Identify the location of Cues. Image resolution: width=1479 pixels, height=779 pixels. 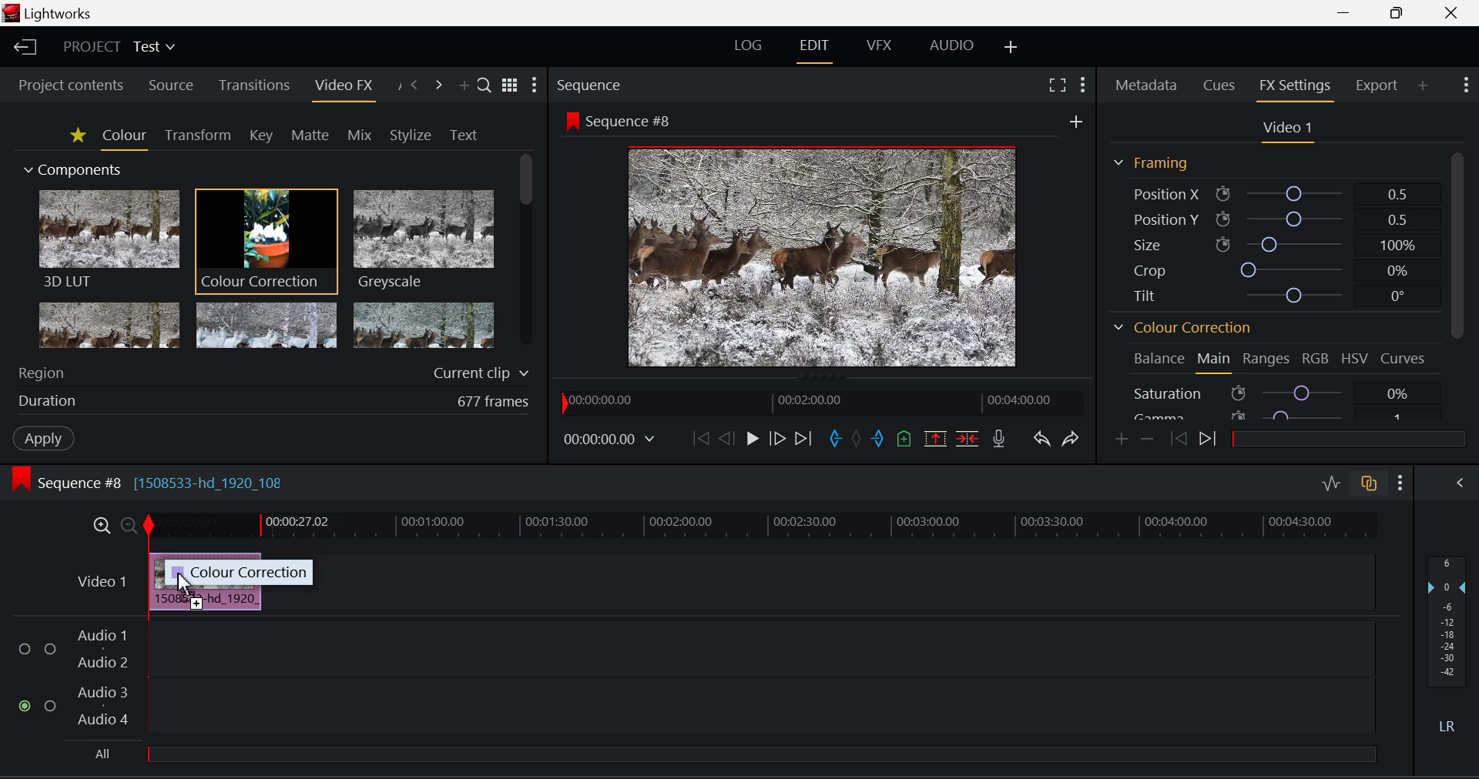
(1219, 85).